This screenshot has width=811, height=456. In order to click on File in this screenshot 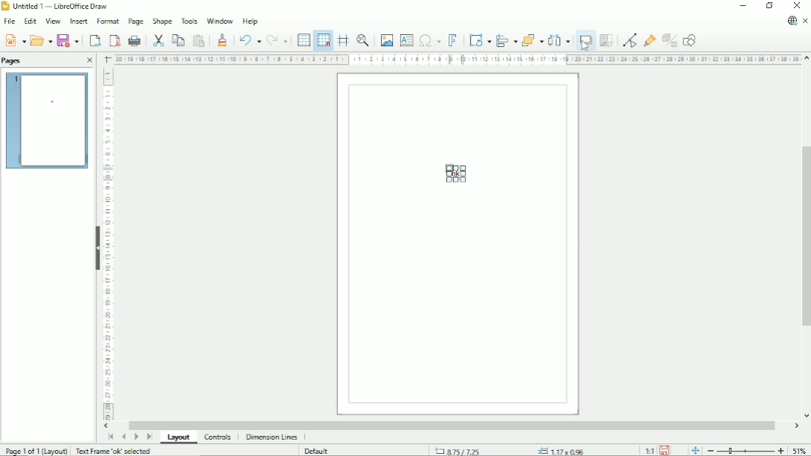, I will do `click(8, 22)`.